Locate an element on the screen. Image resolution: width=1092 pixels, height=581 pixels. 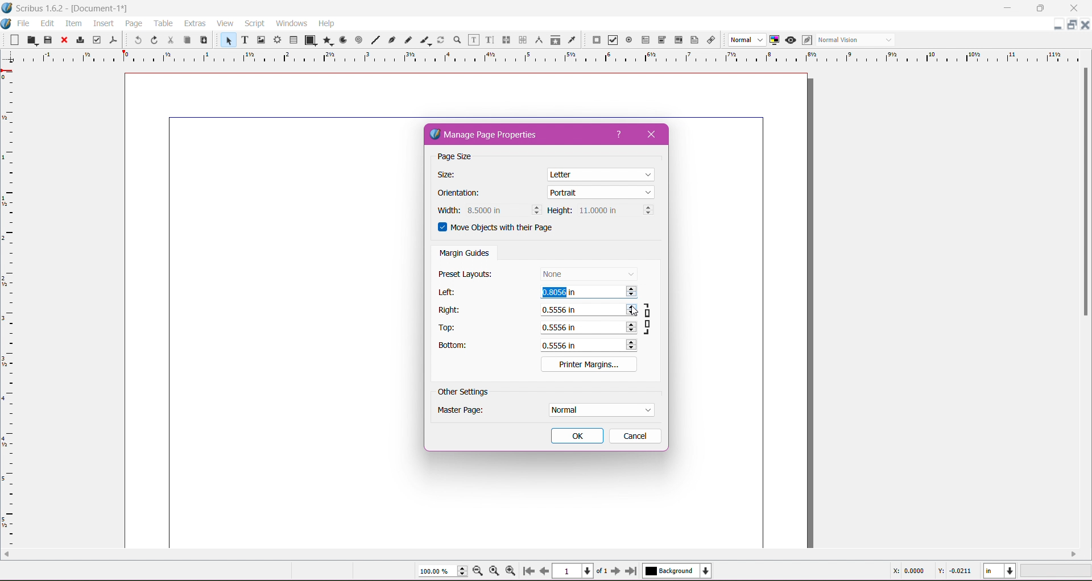
Image Frame is located at coordinates (262, 40).